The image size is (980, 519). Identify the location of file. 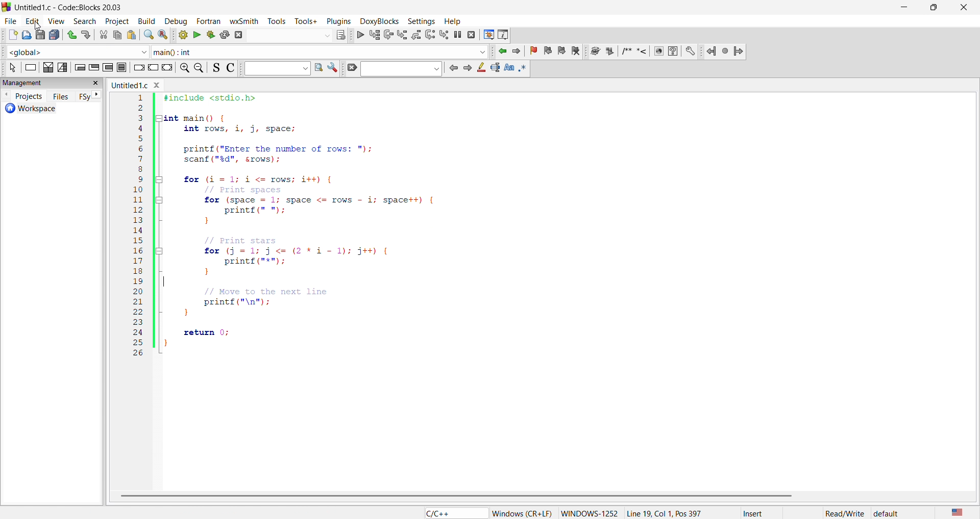
(9, 19).